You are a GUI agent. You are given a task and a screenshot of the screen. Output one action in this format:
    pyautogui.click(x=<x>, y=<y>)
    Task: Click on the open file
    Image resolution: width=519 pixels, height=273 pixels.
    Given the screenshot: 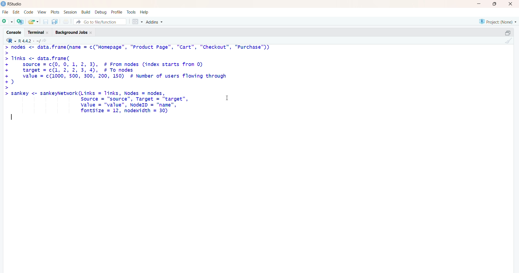 What is the action you would take?
    pyautogui.click(x=33, y=22)
    